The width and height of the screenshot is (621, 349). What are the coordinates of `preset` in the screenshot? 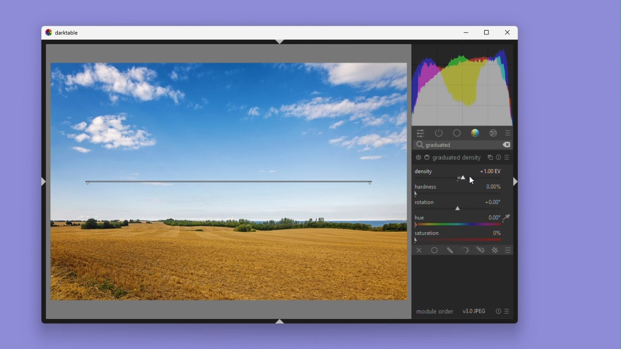 It's located at (508, 311).